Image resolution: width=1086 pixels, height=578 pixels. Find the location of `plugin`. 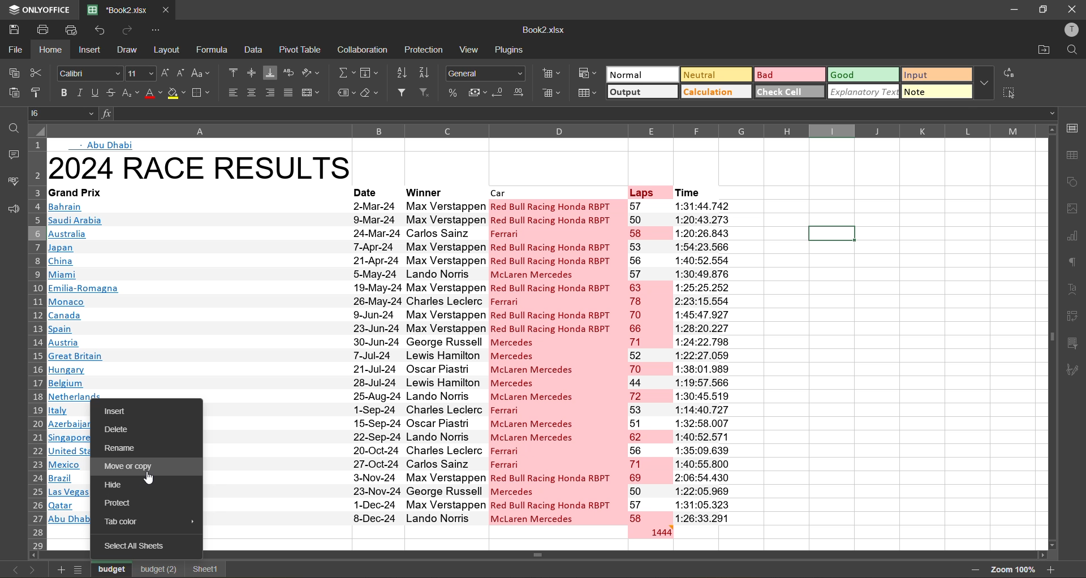

plugin is located at coordinates (513, 52).